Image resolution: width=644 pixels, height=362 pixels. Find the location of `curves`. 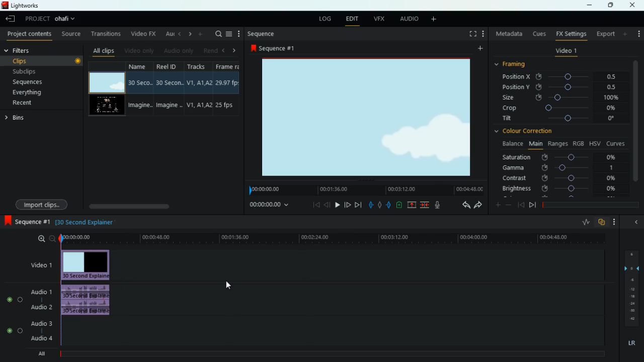

curves is located at coordinates (616, 143).